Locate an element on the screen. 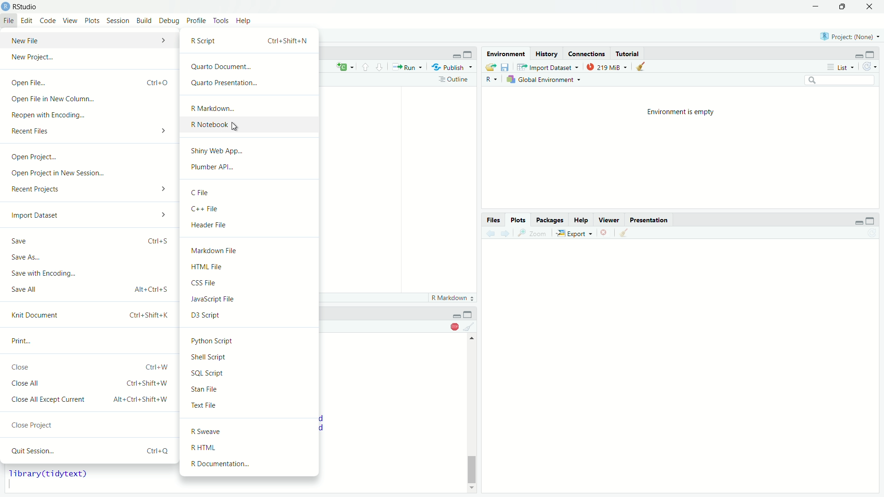 The width and height of the screenshot is (884, 497). Save is located at coordinates (90, 239).